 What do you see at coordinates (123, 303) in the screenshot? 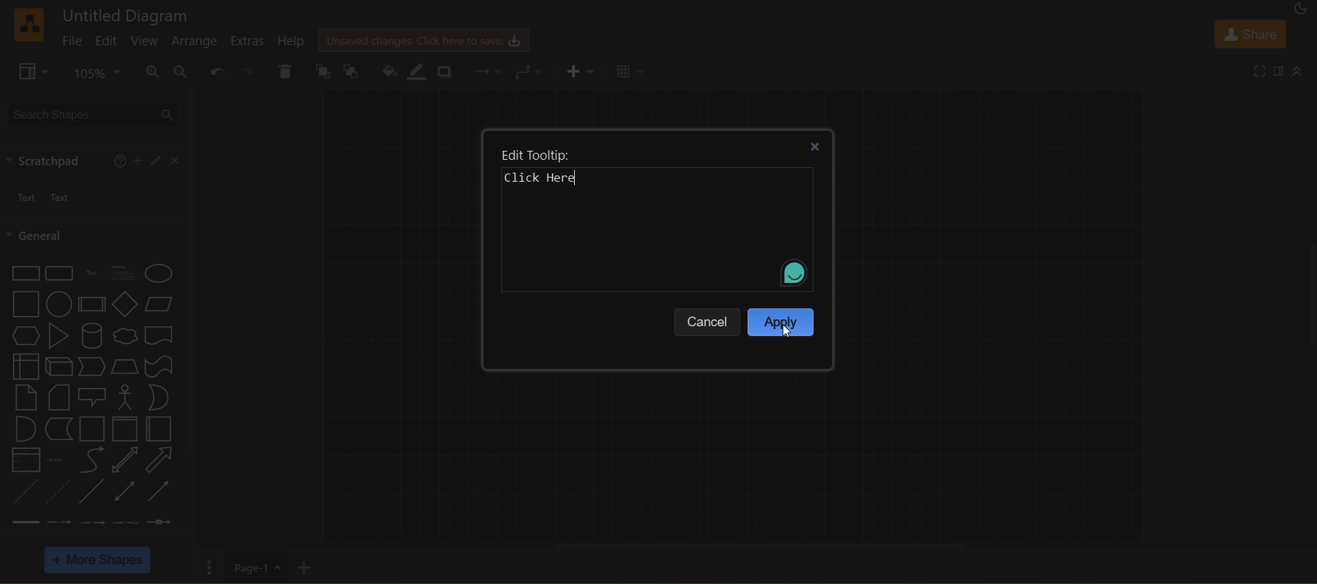
I see `diamond` at bounding box center [123, 303].